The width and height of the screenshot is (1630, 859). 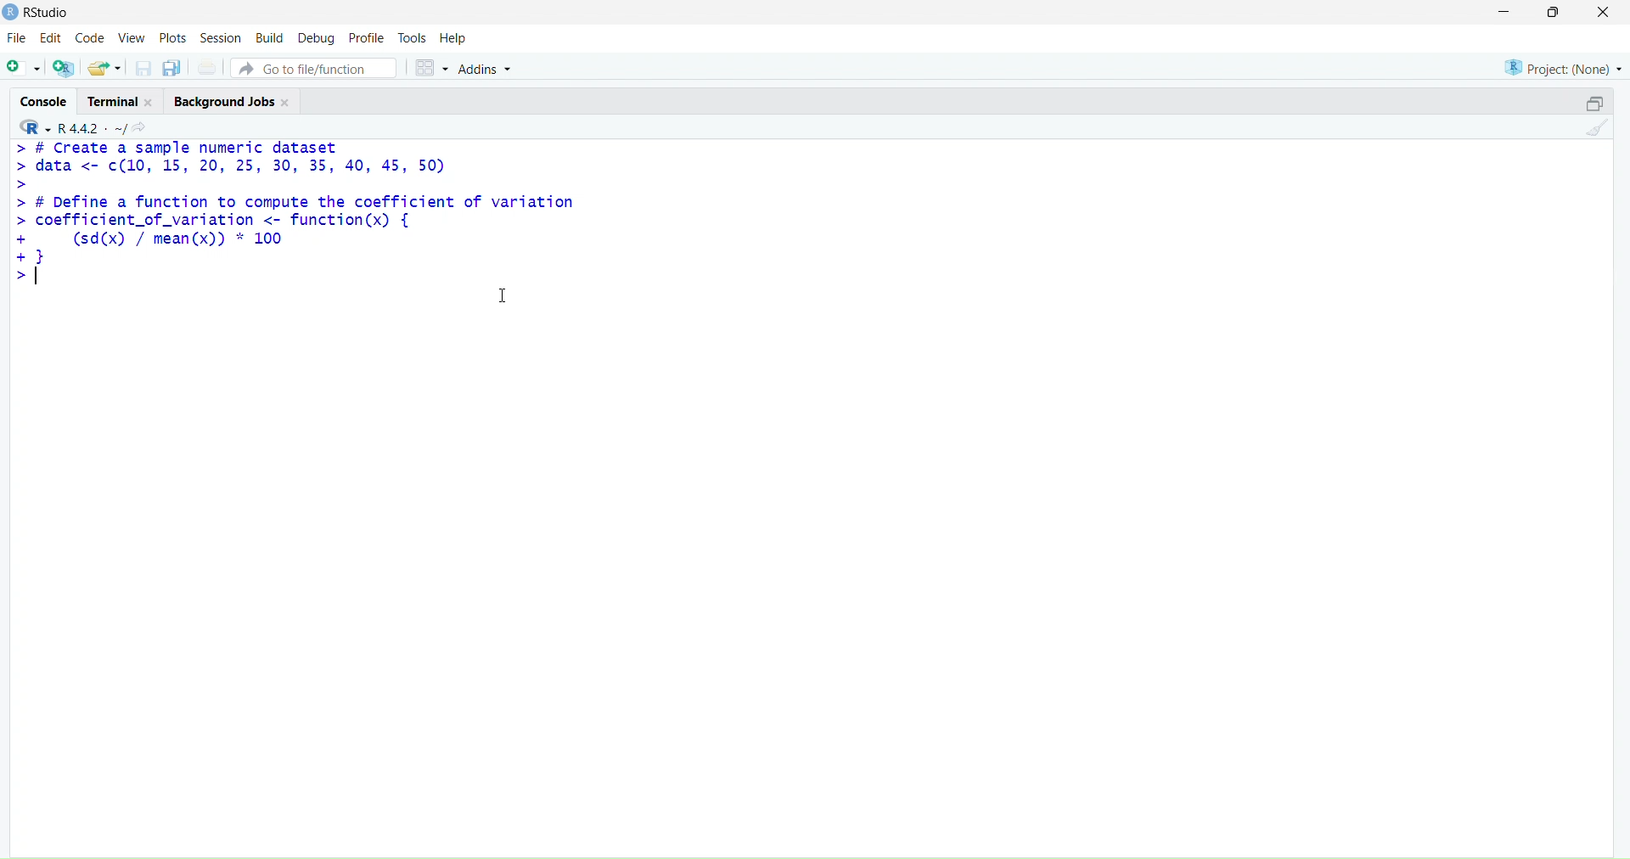 I want to click on edit, so click(x=51, y=37).